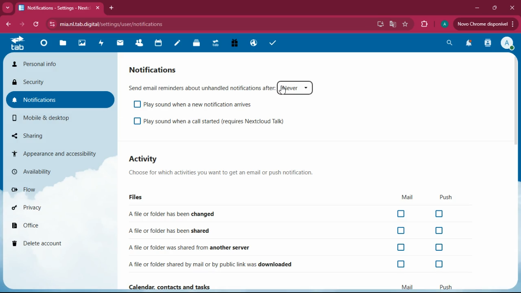 Image resolution: width=521 pixels, height=293 pixels. Describe the element at coordinates (121, 43) in the screenshot. I see `mail` at that location.